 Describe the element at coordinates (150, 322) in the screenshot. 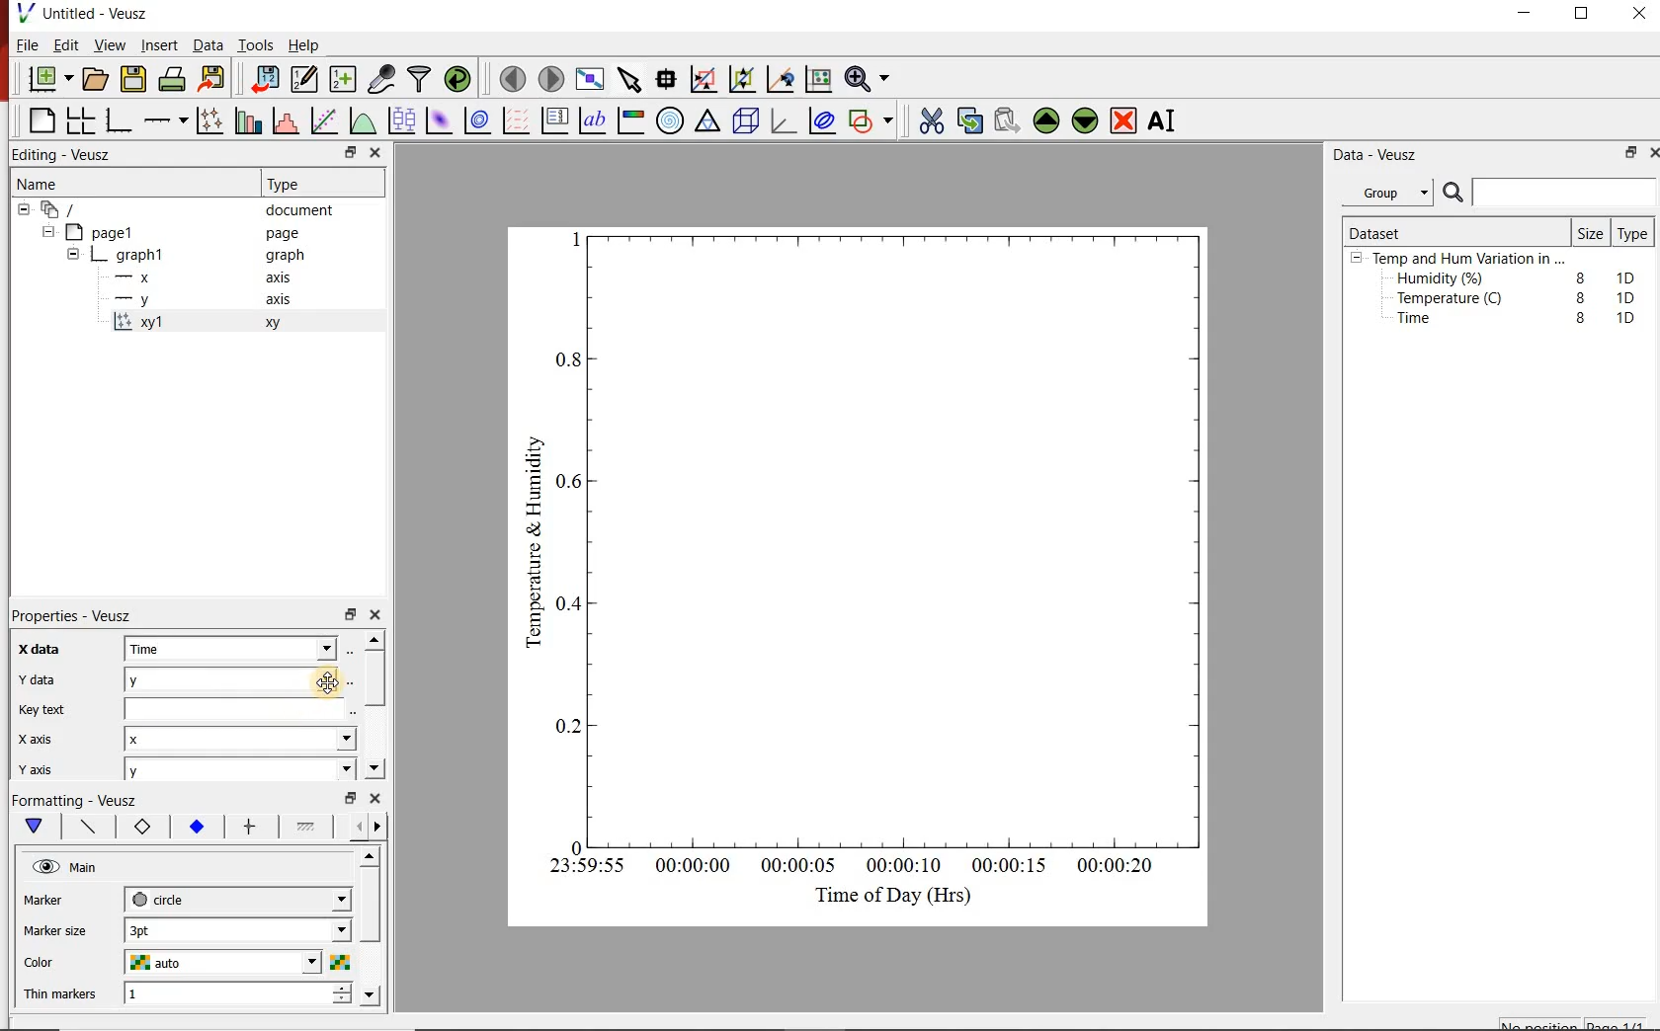

I see `xy1` at that location.